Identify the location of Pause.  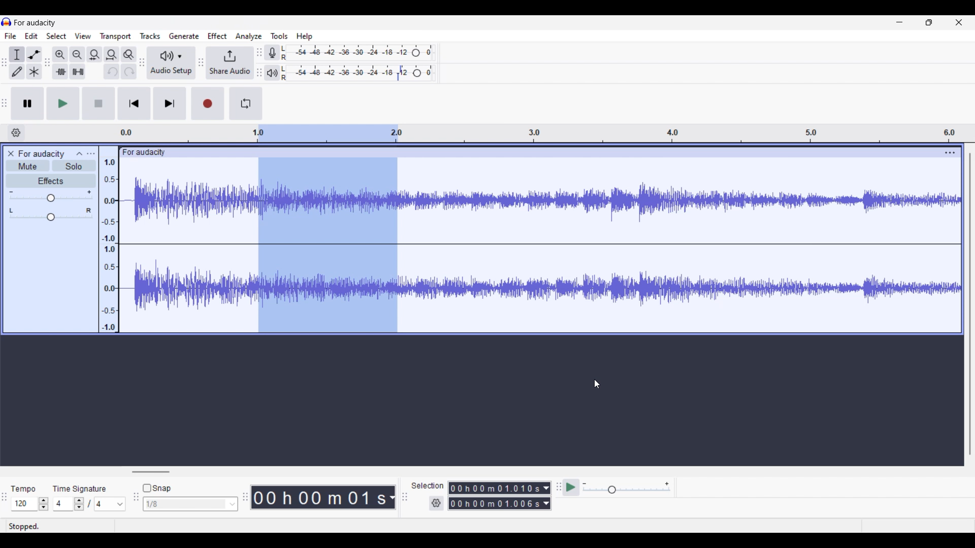
(27, 104).